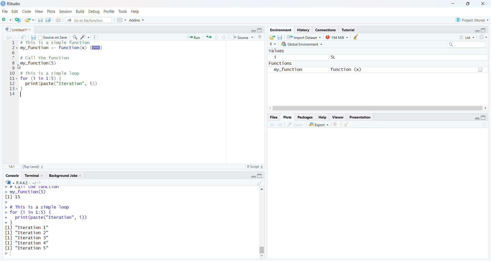 Image resolution: width=491 pixels, height=261 pixels. What do you see at coordinates (124, 11) in the screenshot?
I see `tools` at bounding box center [124, 11].